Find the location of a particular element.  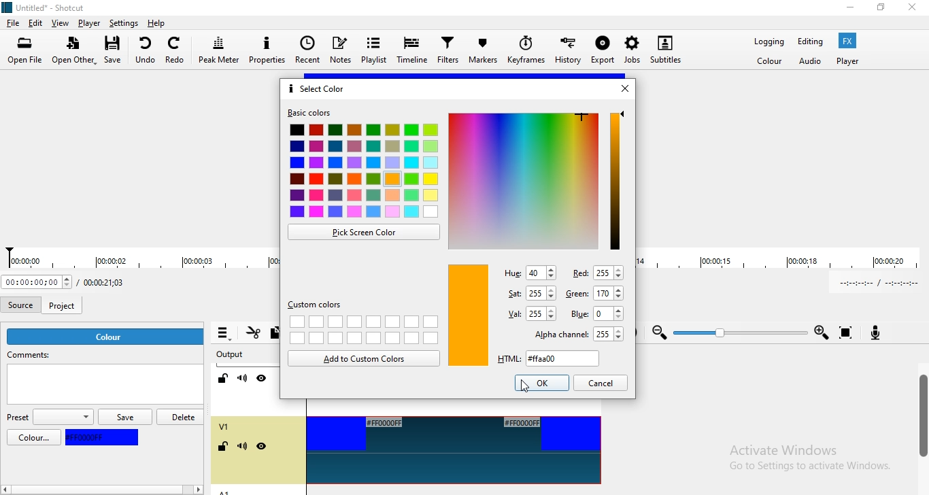

orange is located at coordinates (468, 318).